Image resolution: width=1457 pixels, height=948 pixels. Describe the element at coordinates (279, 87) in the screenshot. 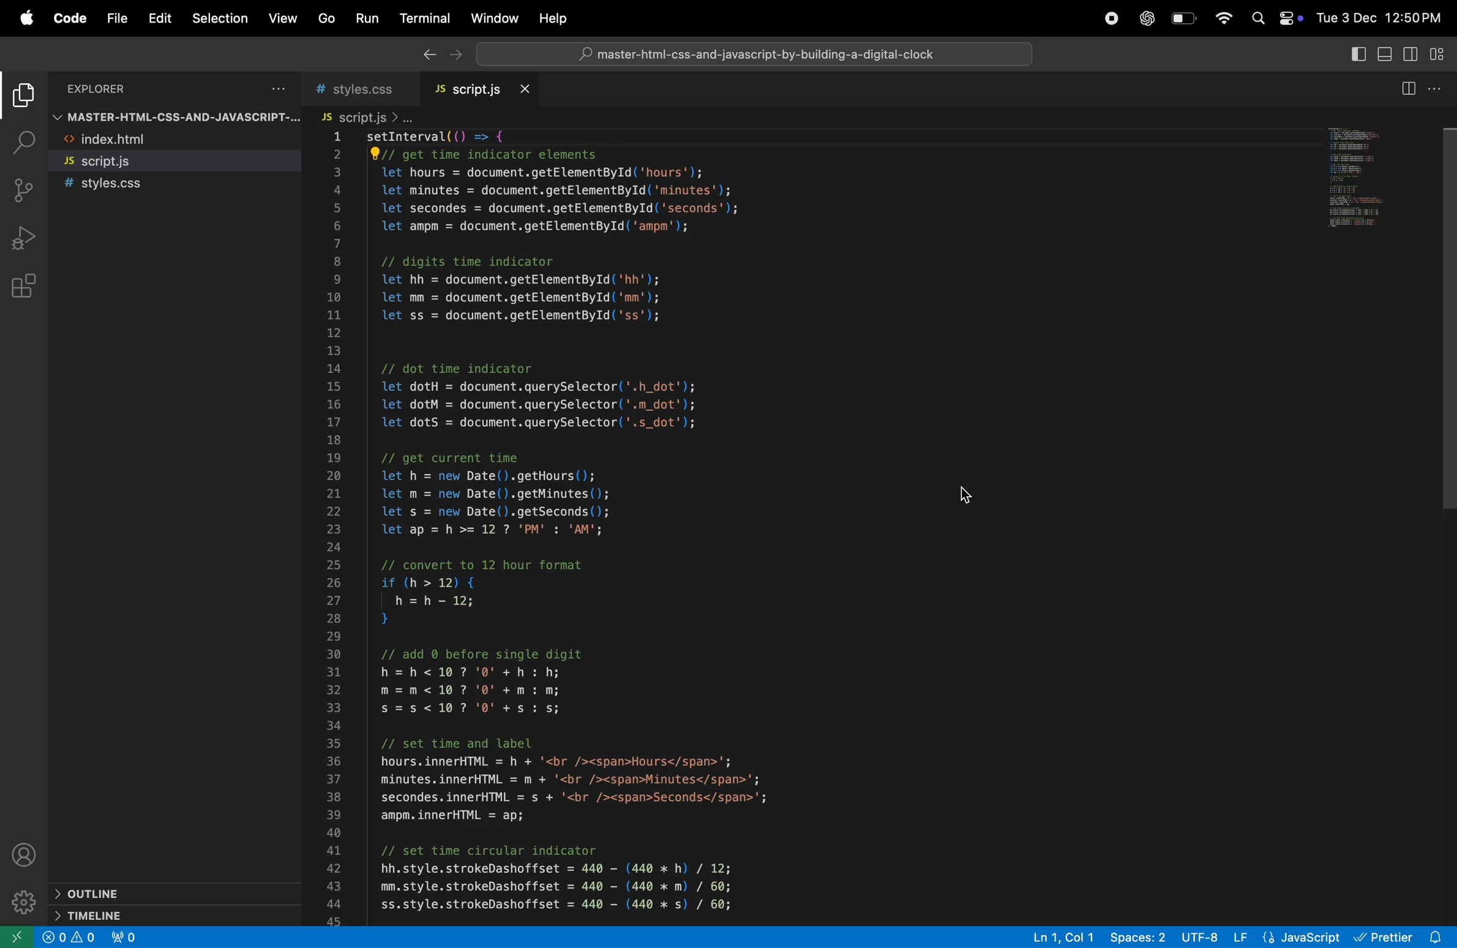

I see `options` at that location.